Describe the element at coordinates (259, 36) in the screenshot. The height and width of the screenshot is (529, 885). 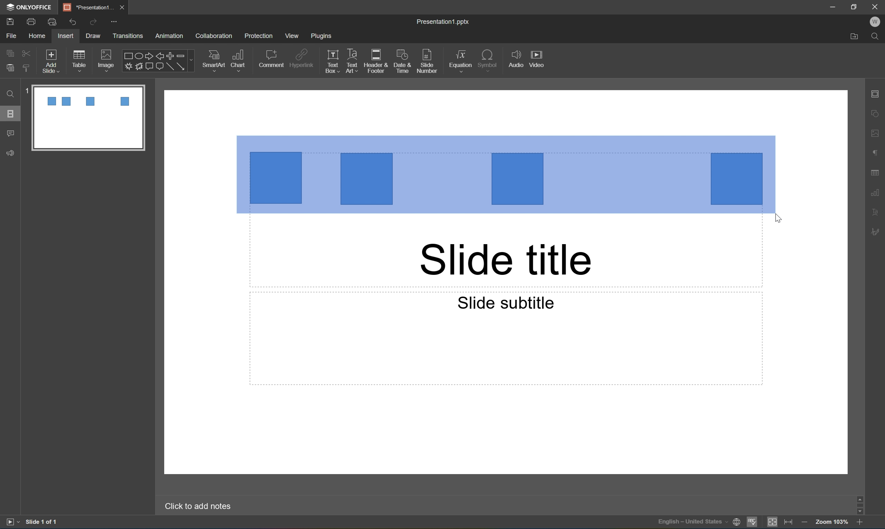
I see `protection` at that location.